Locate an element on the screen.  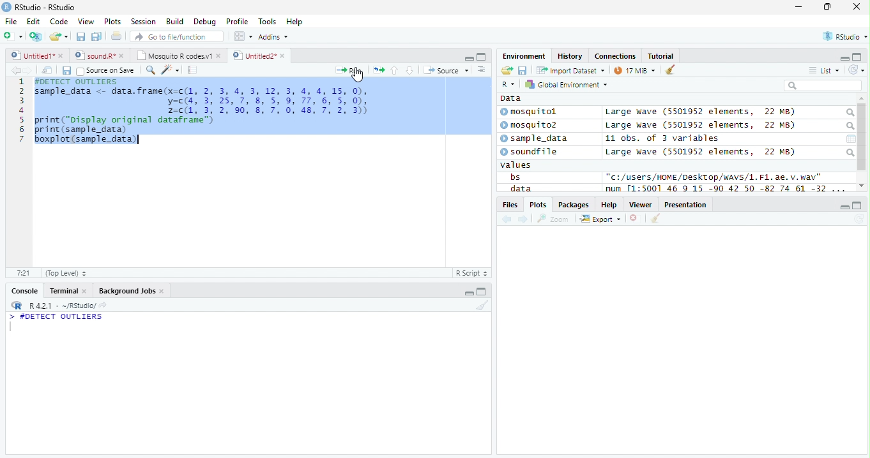
open an existing file is located at coordinates (59, 36).